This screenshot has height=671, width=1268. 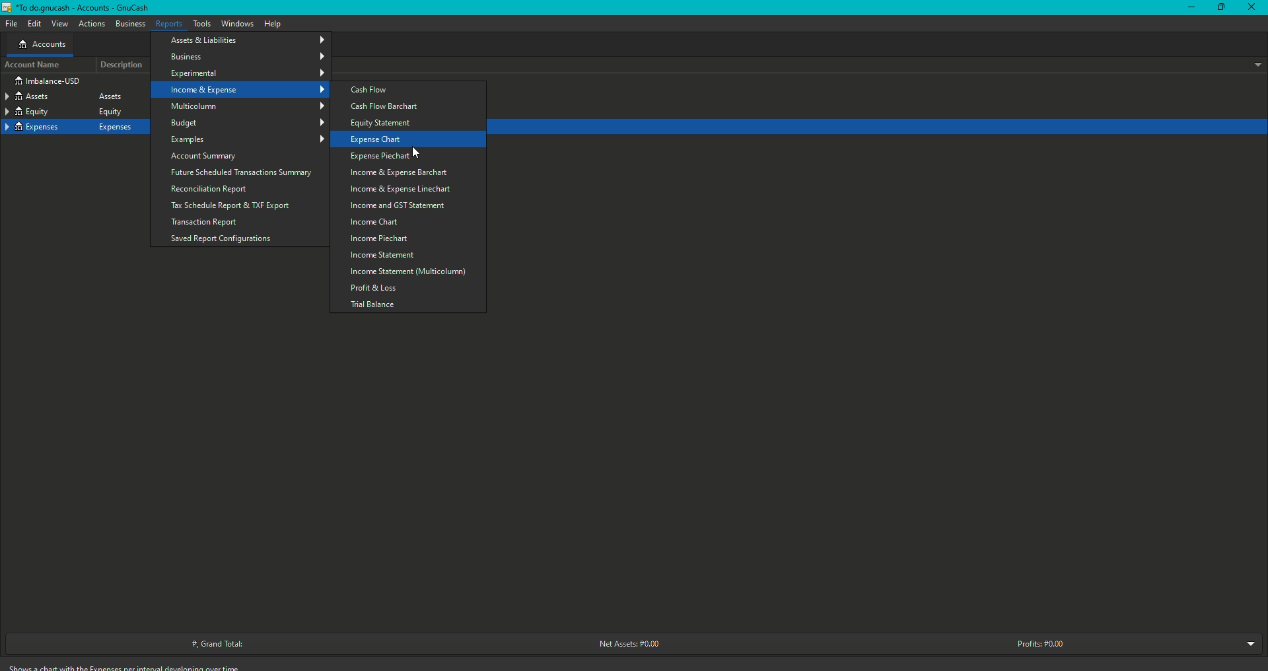 I want to click on Restore, so click(x=1218, y=9).